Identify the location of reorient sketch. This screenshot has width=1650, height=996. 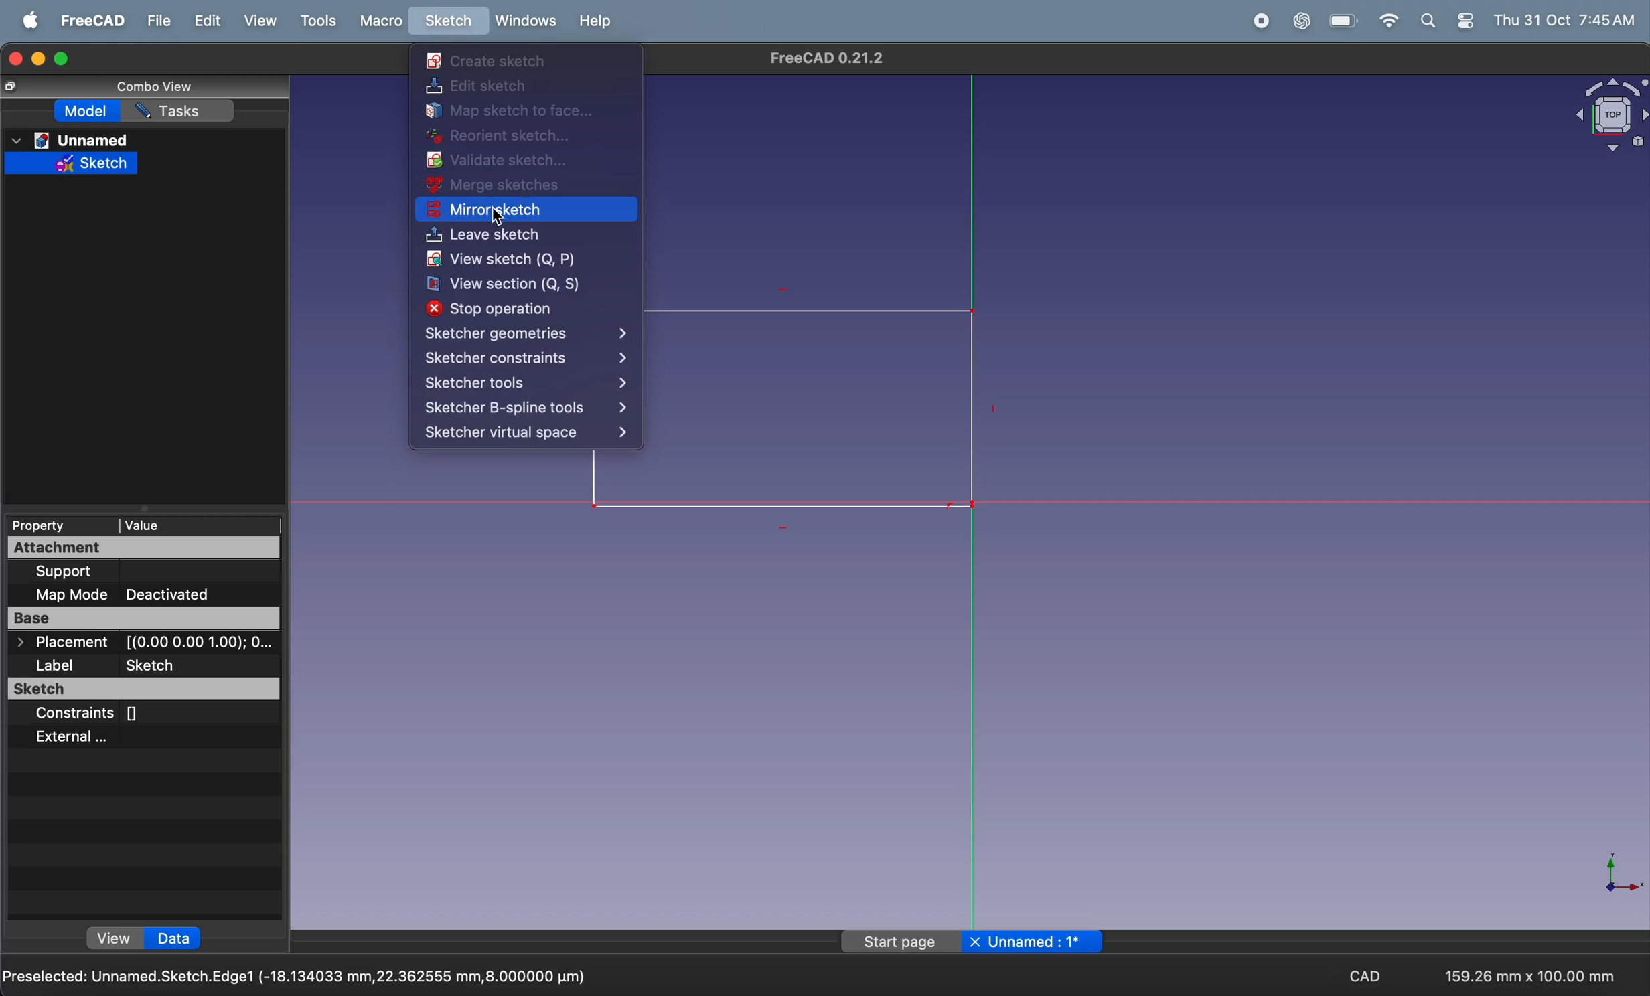
(507, 135).